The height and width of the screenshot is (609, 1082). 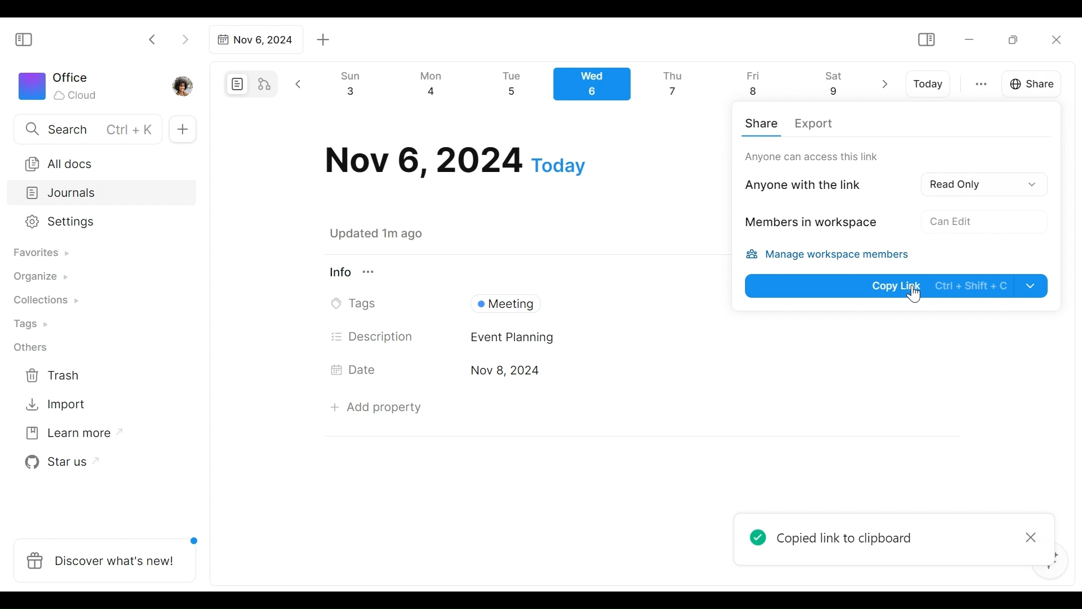 I want to click on Members in workspace, so click(x=808, y=224).